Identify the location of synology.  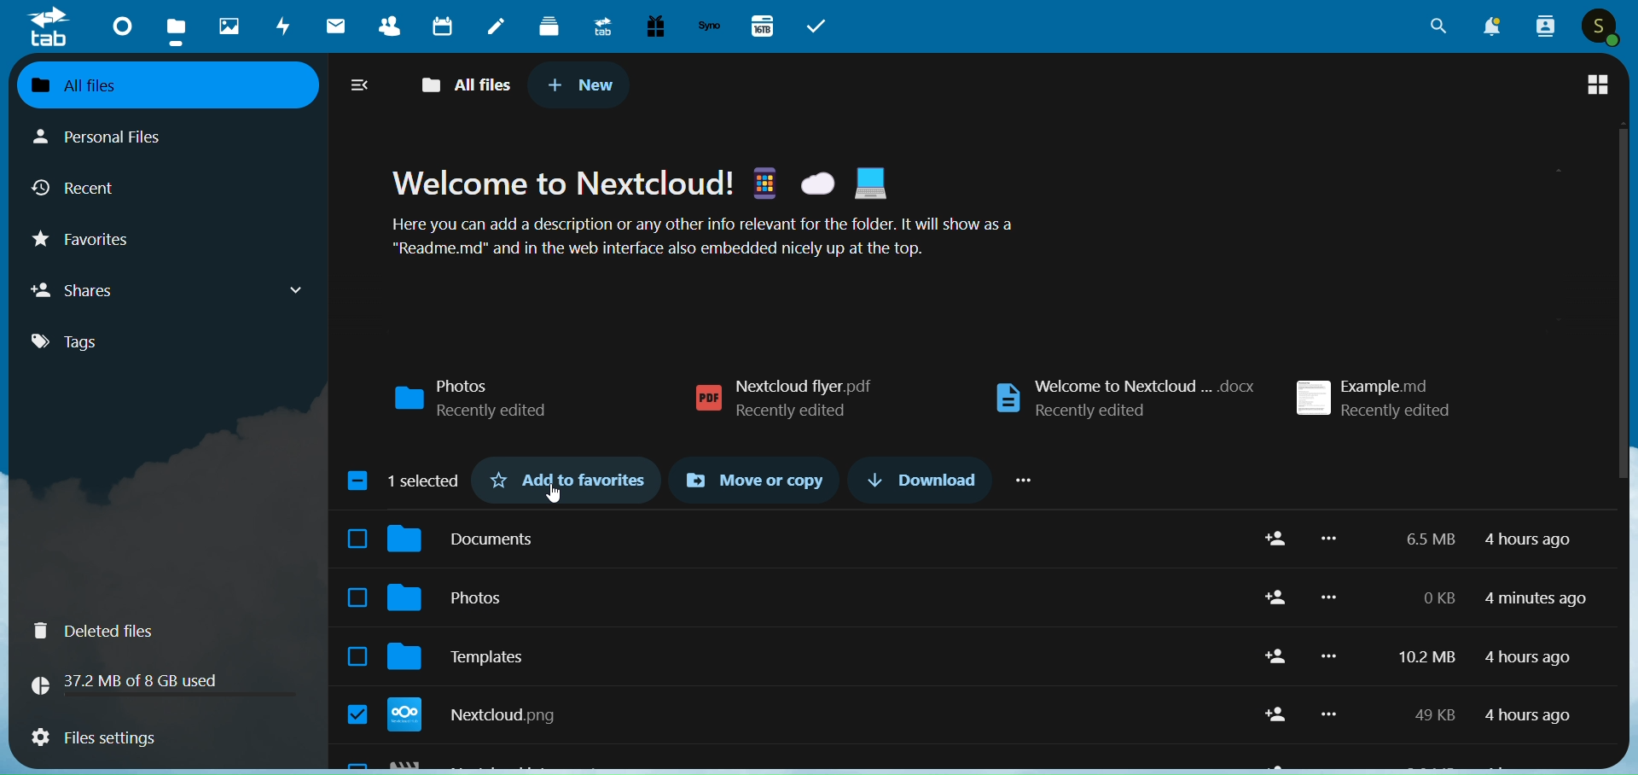
(710, 28).